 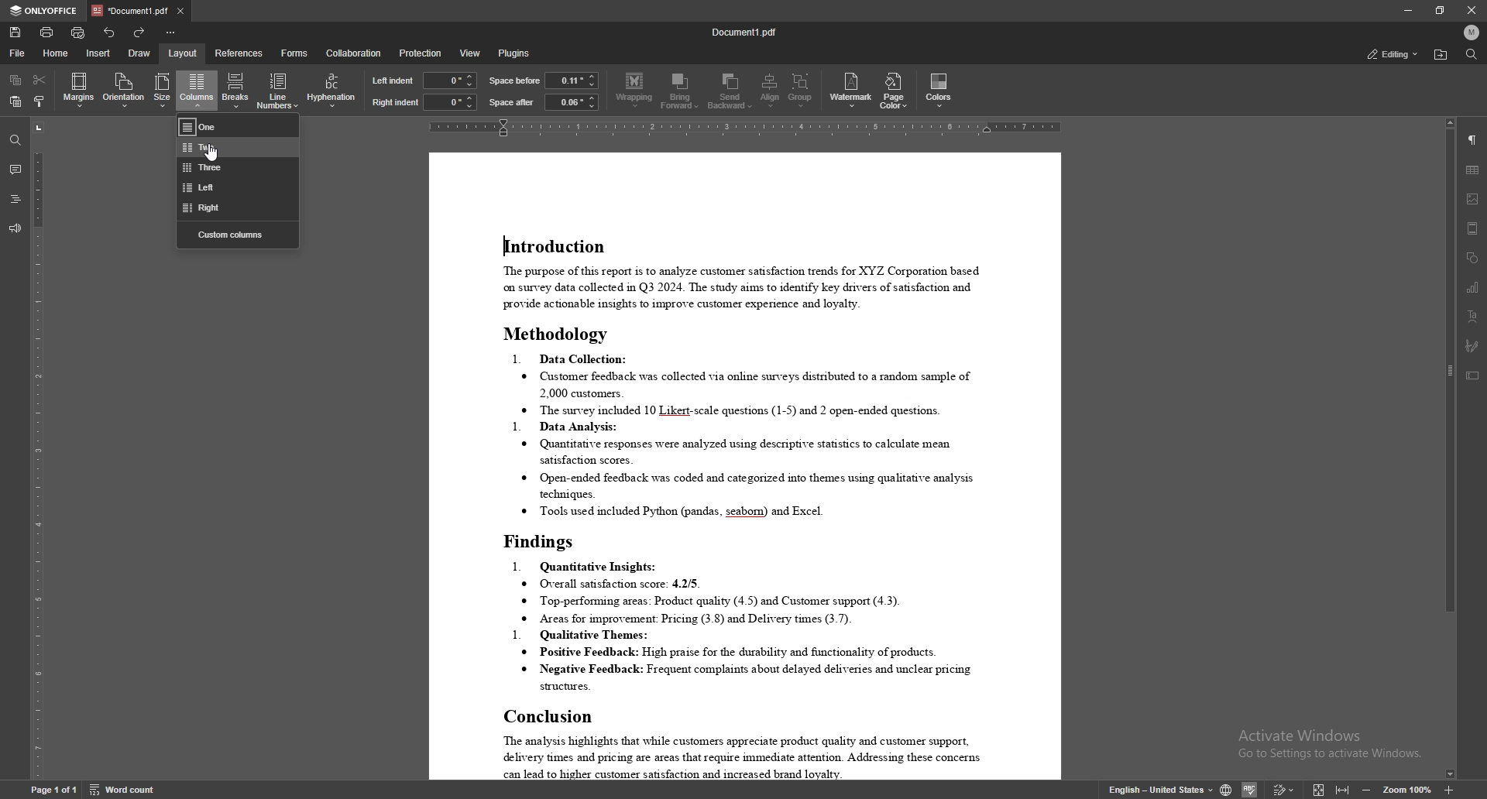 What do you see at coordinates (39, 101) in the screenshot?
I see `copy style` at bounding box center [39, 101].